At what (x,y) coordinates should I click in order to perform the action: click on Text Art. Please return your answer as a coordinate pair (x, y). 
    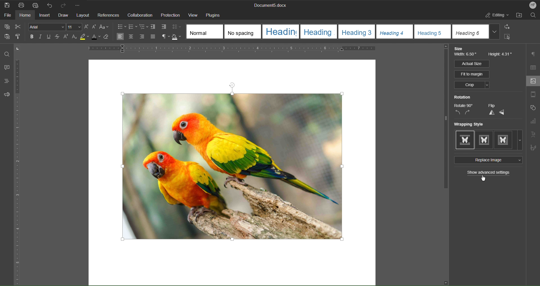
    Looking at the image, I should click on (534, 134).